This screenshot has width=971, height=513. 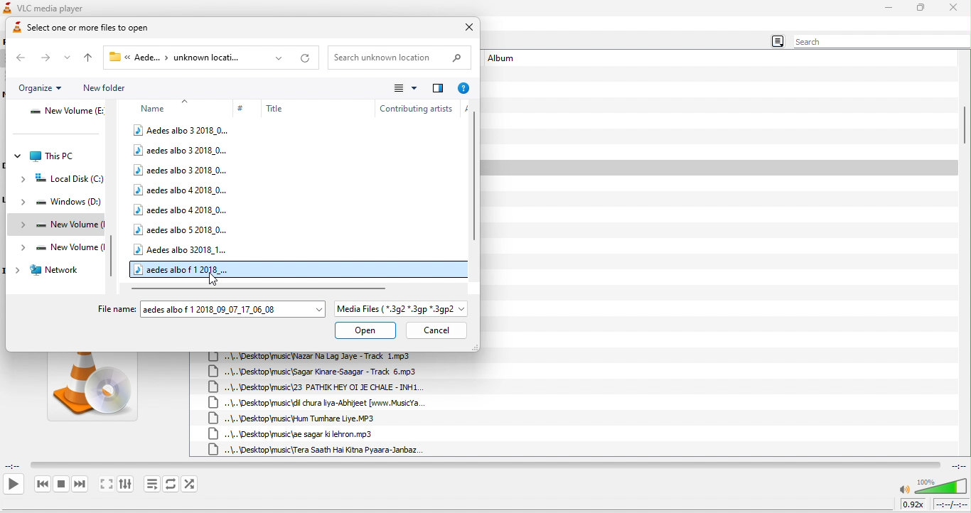 I want to click on stop playback, so click(x=62, y=484).